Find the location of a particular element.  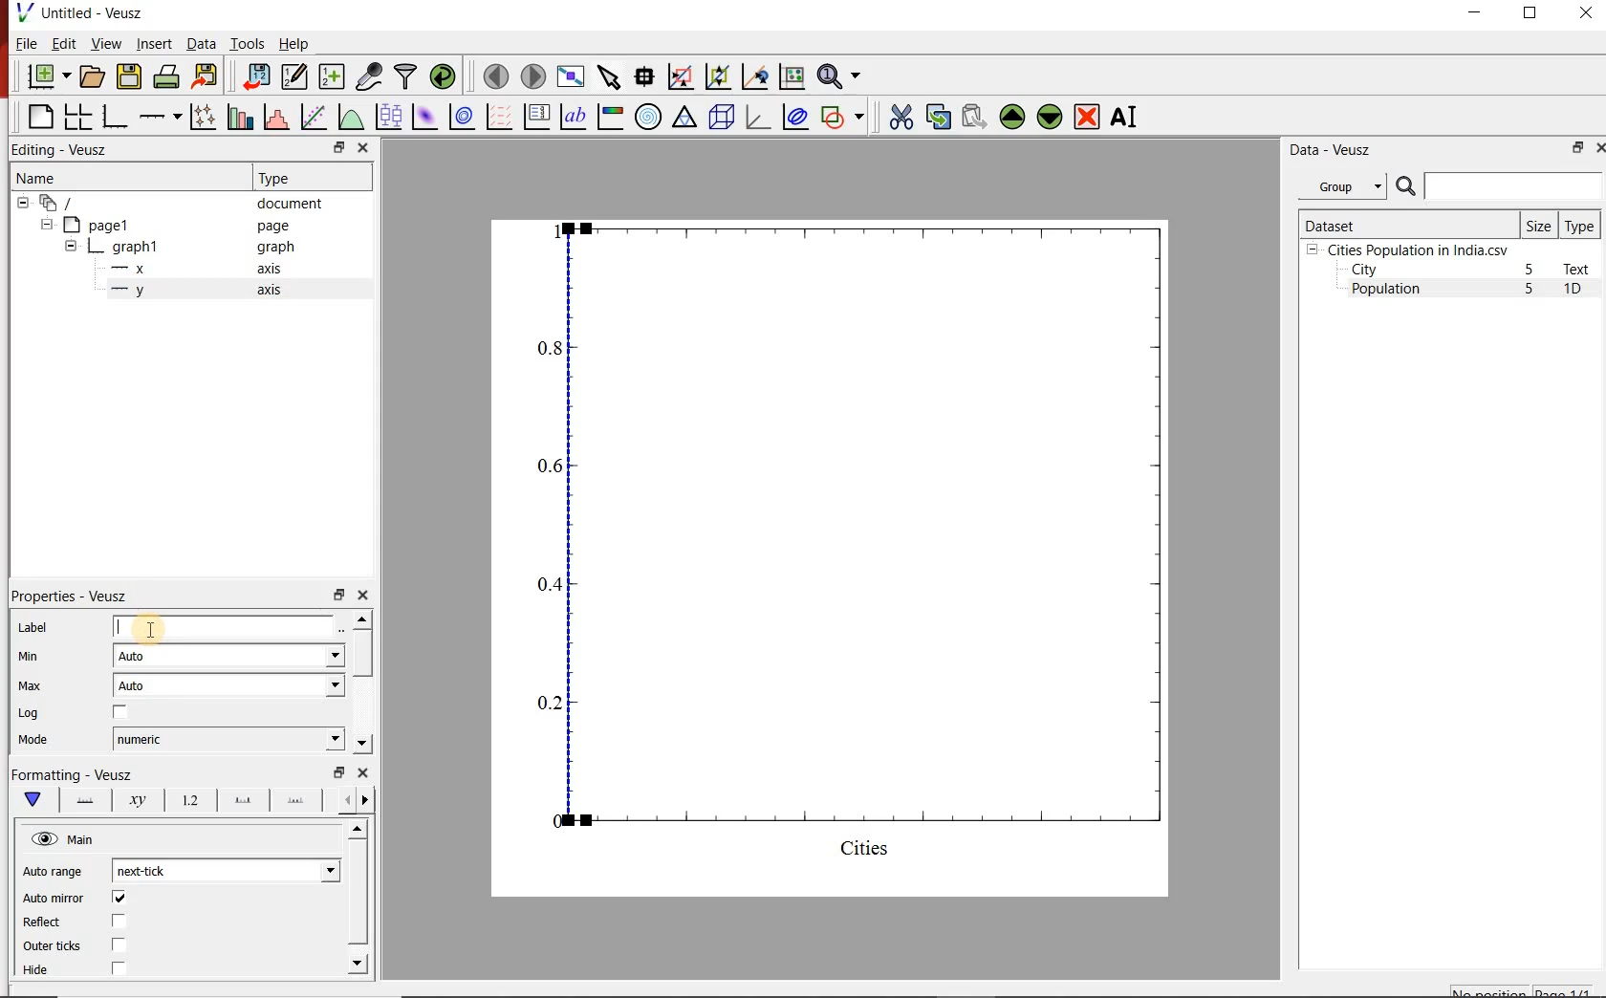

Data - Veusz is located at coordinates (1327, 149).